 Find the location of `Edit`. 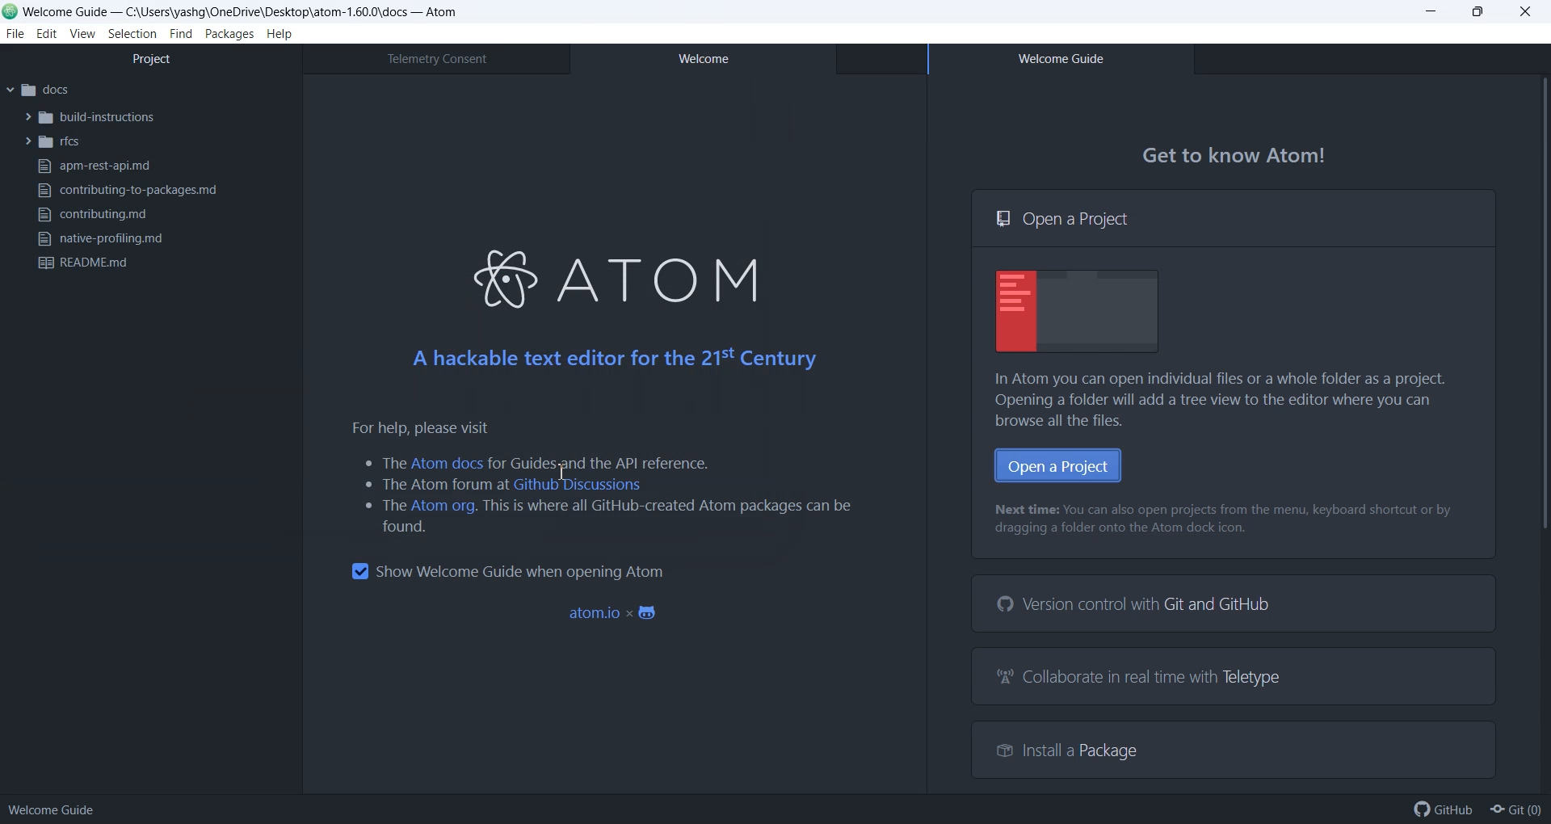

Edit is located at coordinates (48, 34).